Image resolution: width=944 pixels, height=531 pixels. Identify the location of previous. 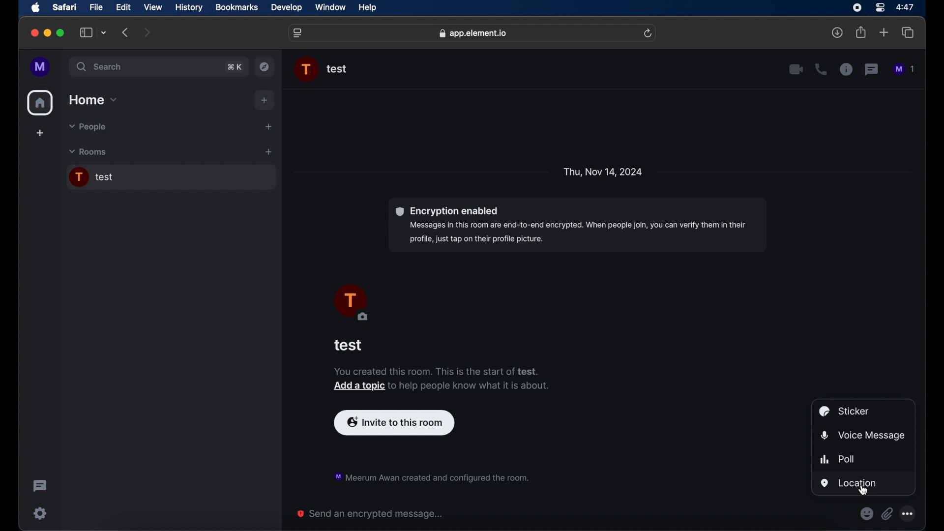
(126, 32).